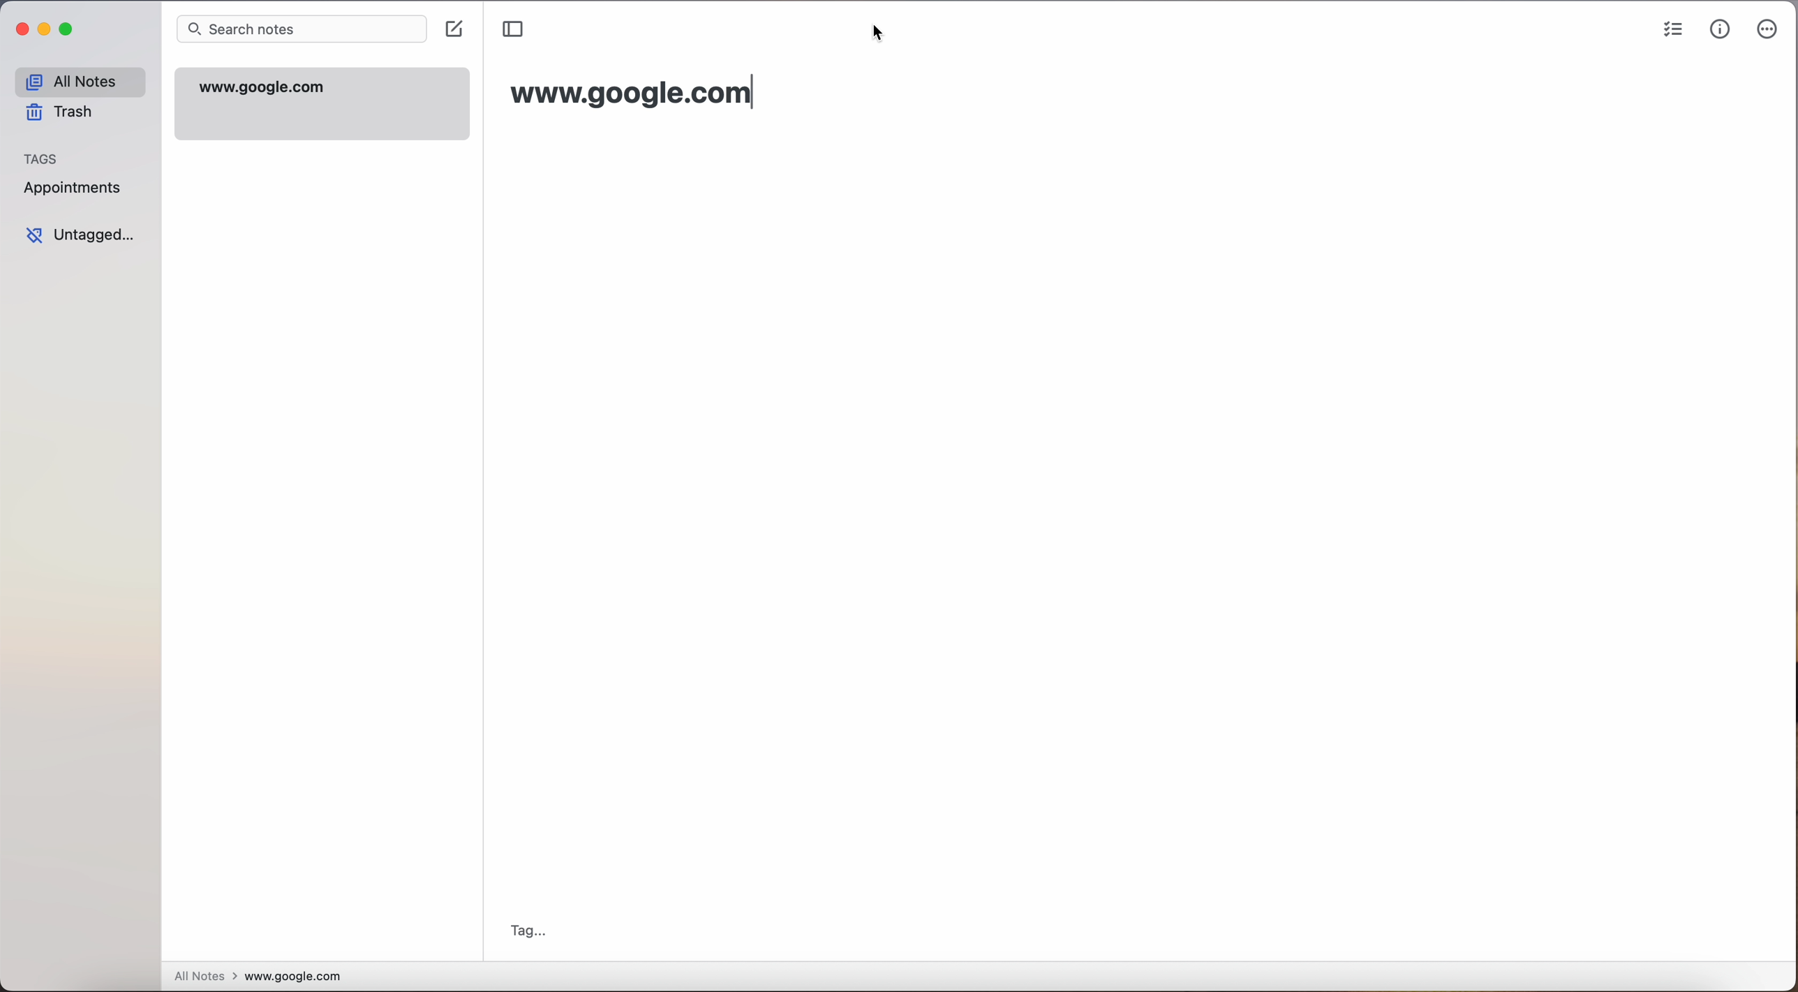  I want to click on metrics, so click(1723, 29).